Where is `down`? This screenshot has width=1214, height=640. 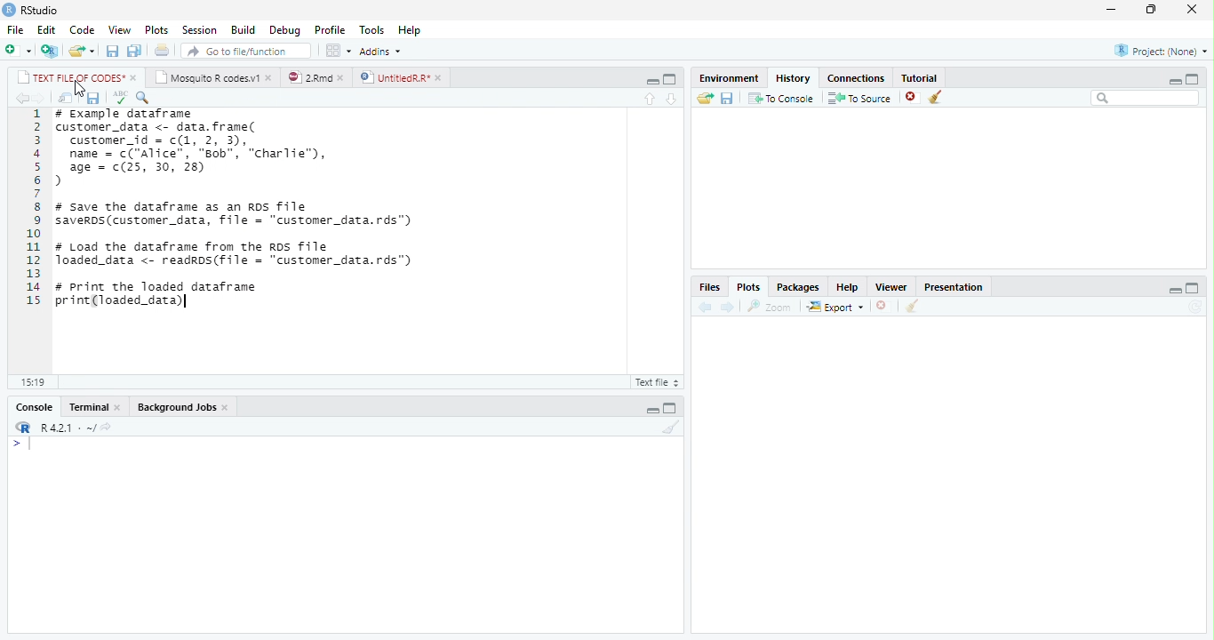 down is located at coordinates (672, 98).